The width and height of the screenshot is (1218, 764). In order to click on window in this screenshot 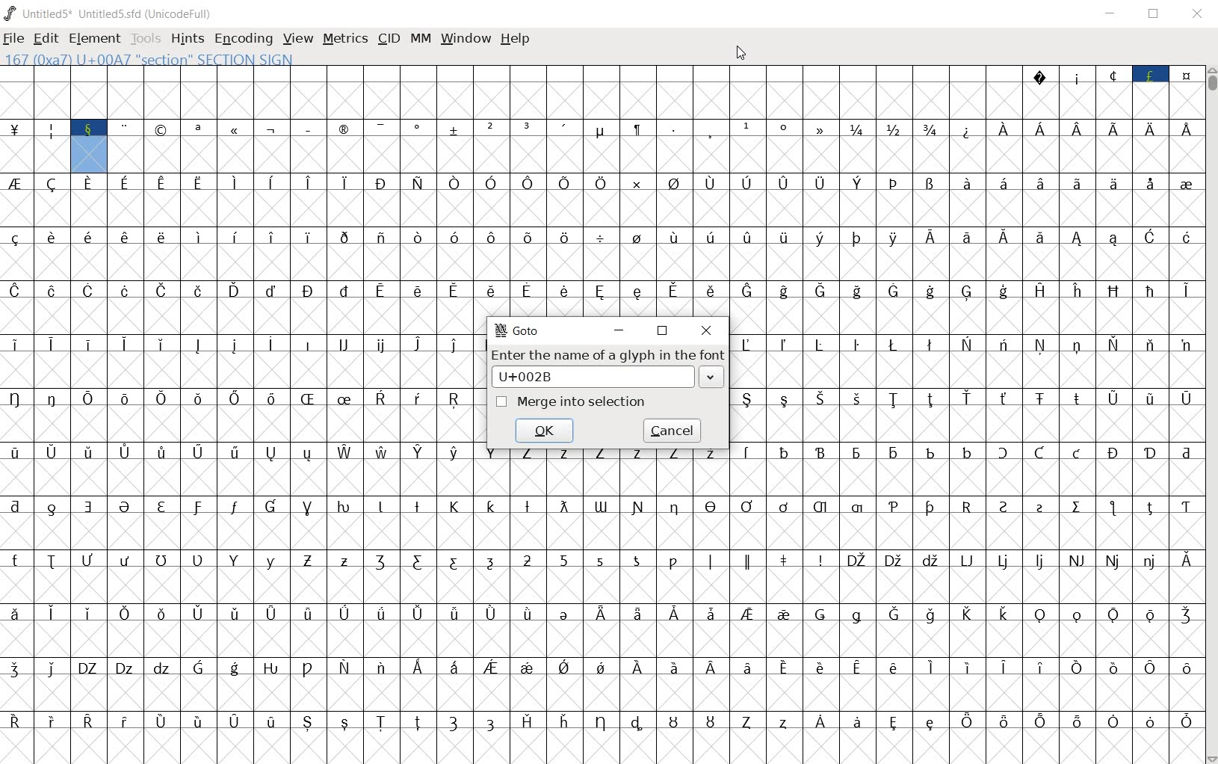, I will do `click(465, 40)`.